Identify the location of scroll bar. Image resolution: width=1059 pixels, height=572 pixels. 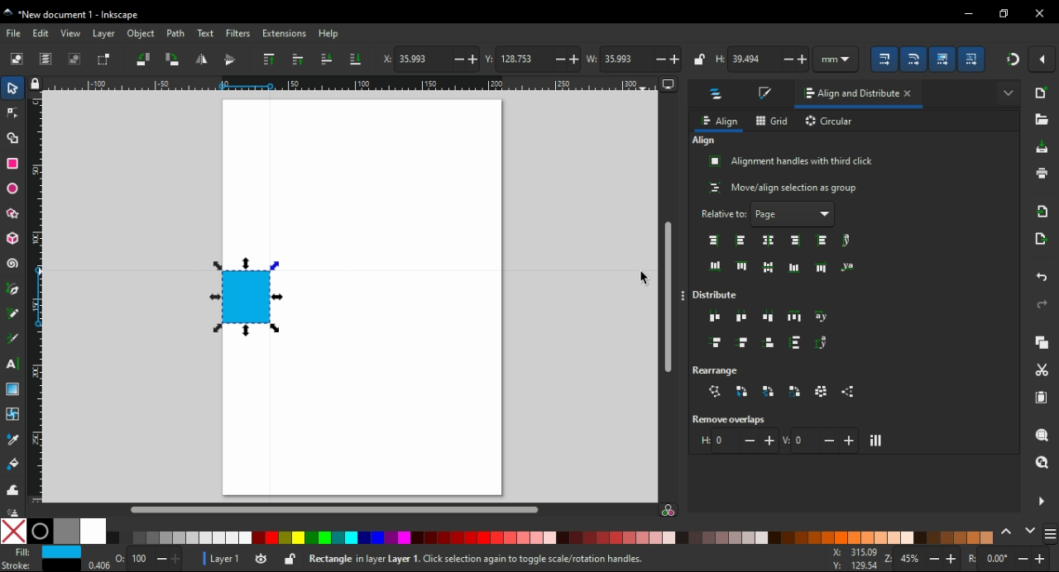
(346, 509).